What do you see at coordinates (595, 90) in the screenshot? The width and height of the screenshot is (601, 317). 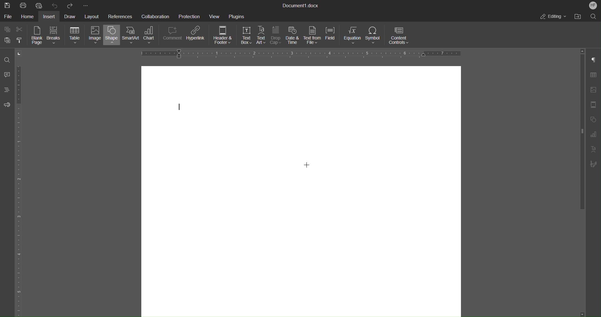 I see `Insert Image` at bounding box center [595, 90].